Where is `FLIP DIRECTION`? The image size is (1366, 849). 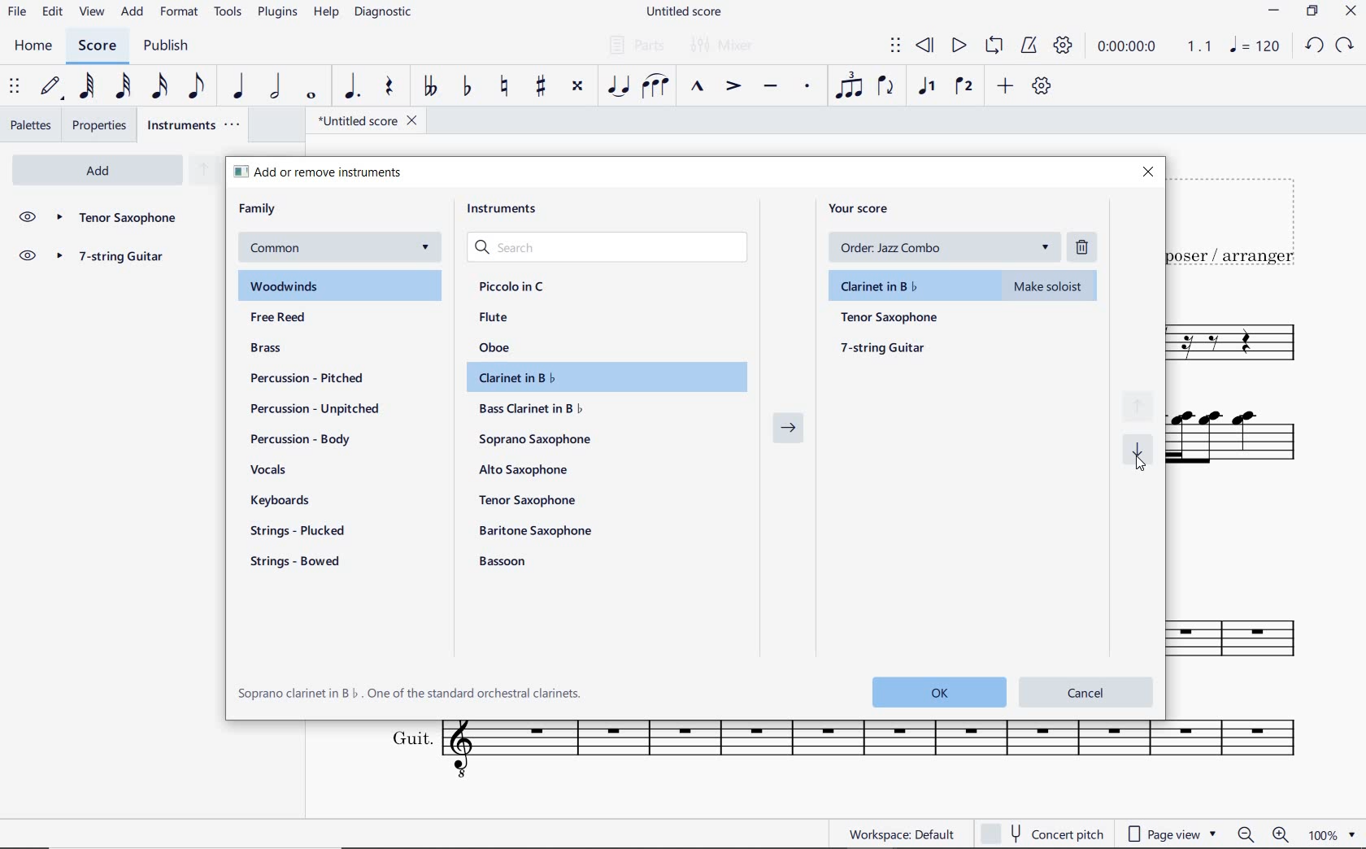
FLIP DIRECTION is located at coordinates (886, 87).